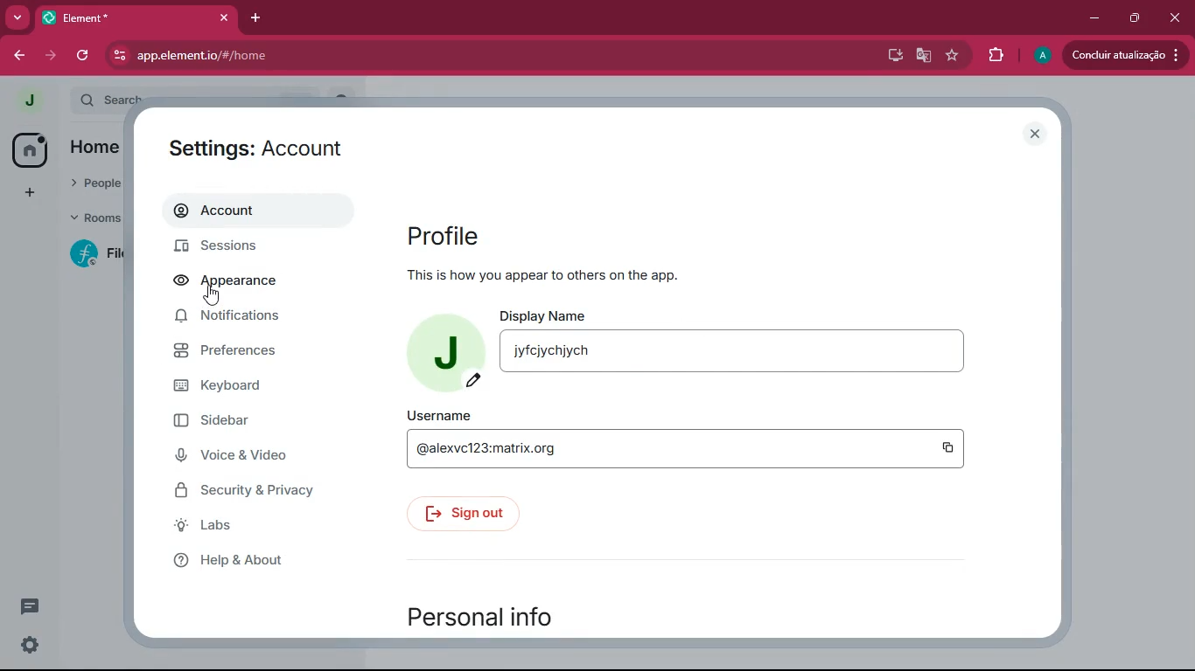 The width and height of the screenshot is (1195, 671). Describe the element at coordinates (259, 149) in the screenshot. I see `Settings: Account` at that location.